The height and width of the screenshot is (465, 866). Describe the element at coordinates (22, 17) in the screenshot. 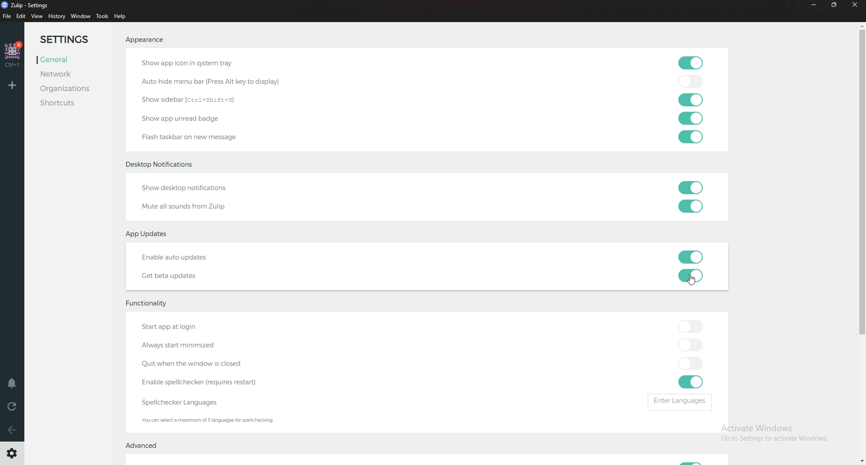

I see `Edit` at that location.